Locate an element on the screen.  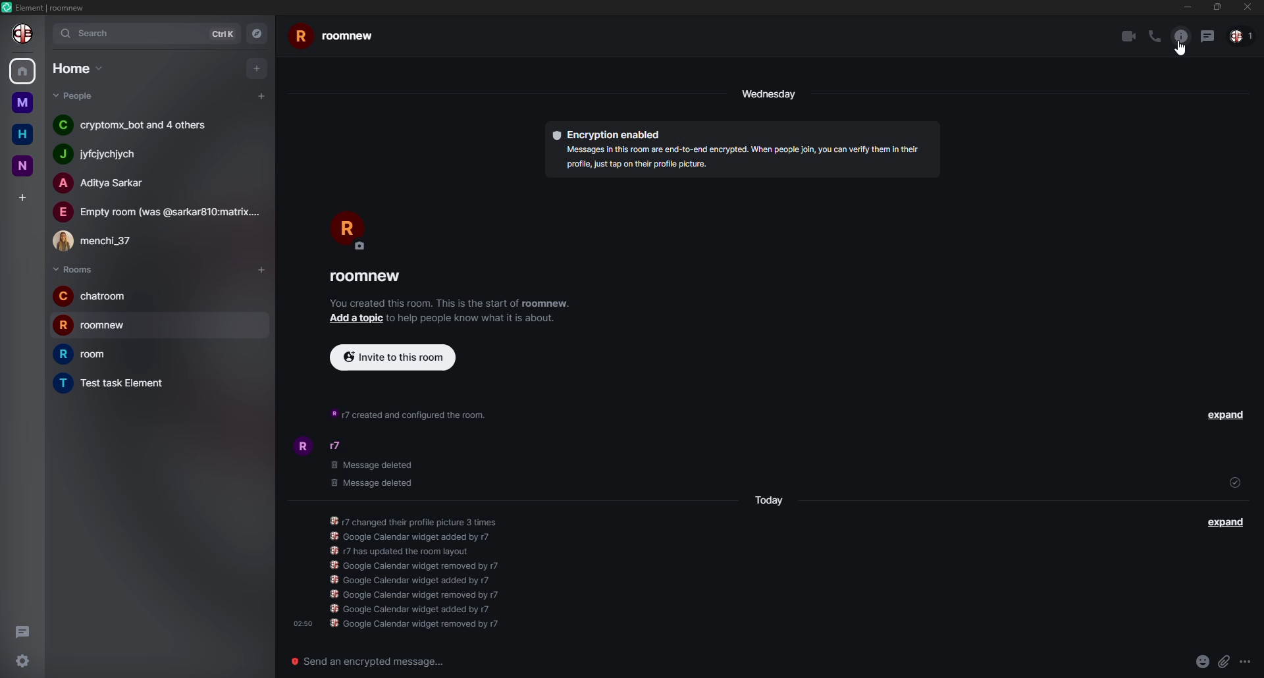
info is located at coordinates (741, 158).